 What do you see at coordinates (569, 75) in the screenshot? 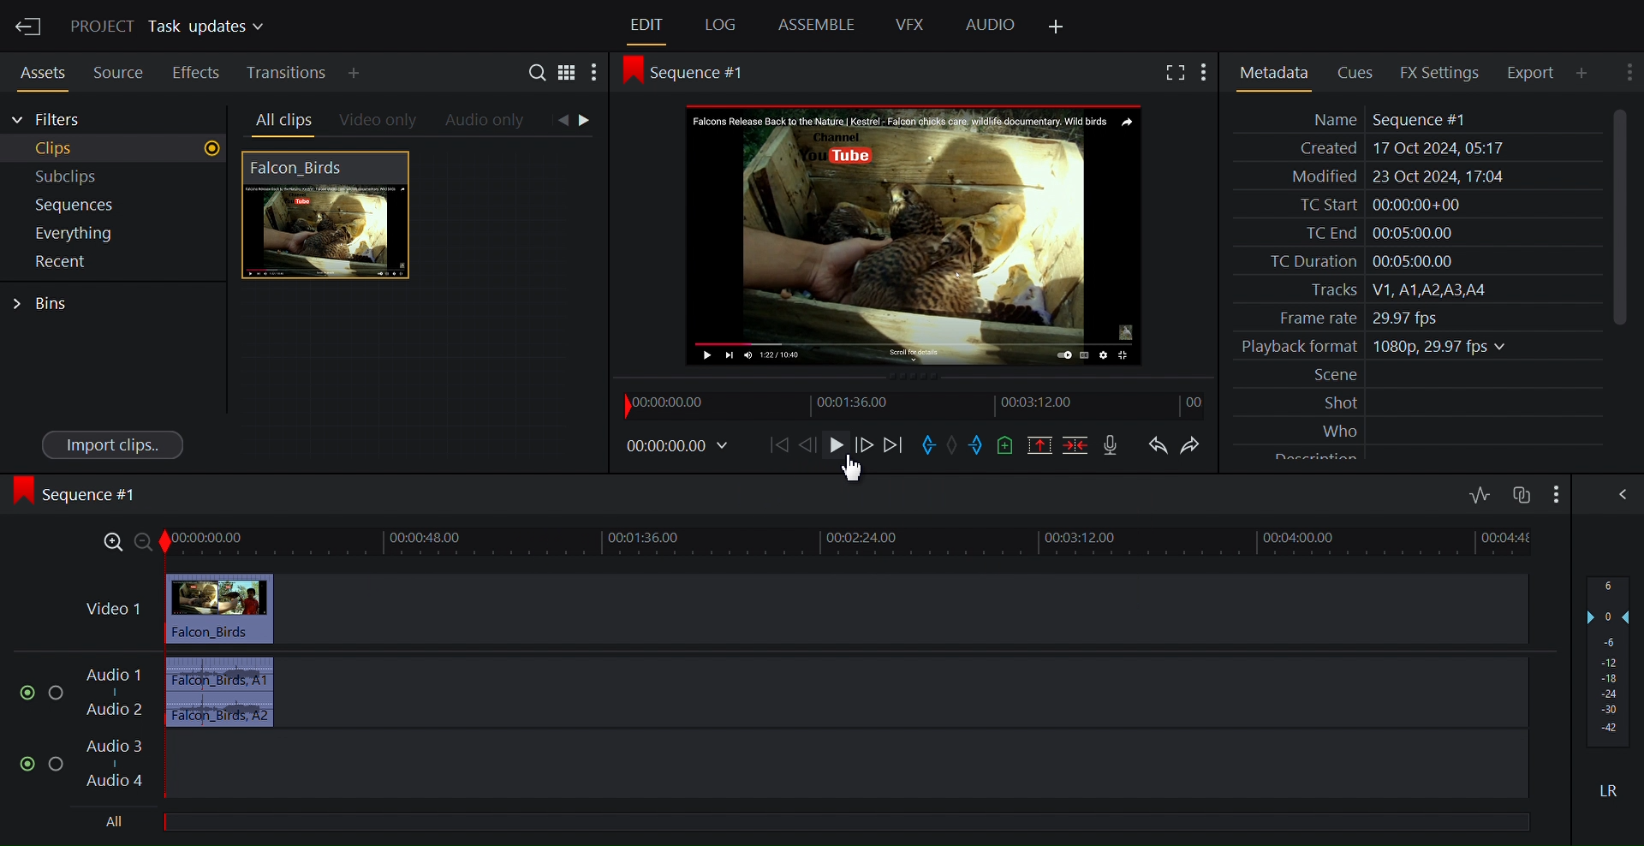
I see `Toggle between list and tile view` at bounding box center [569, 75].